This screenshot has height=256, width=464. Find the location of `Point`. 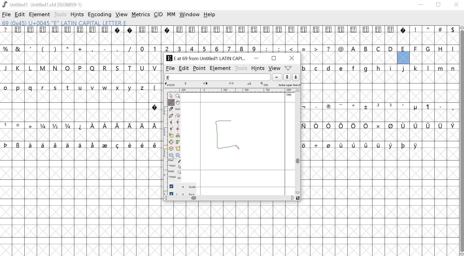

Point is located at coordinates (171, 96).